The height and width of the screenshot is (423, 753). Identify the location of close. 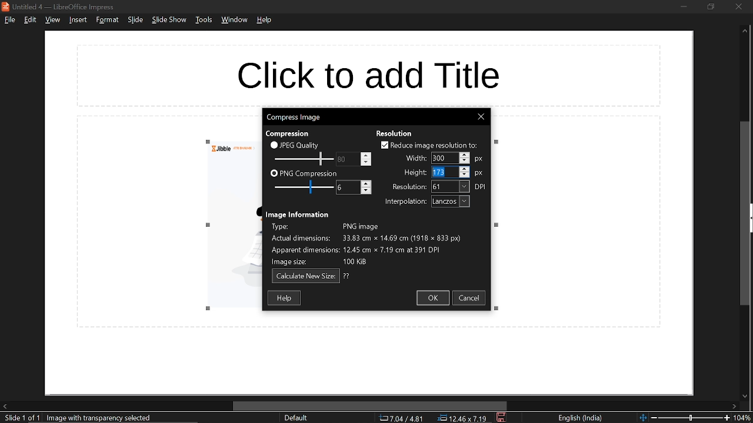
(482, 117).